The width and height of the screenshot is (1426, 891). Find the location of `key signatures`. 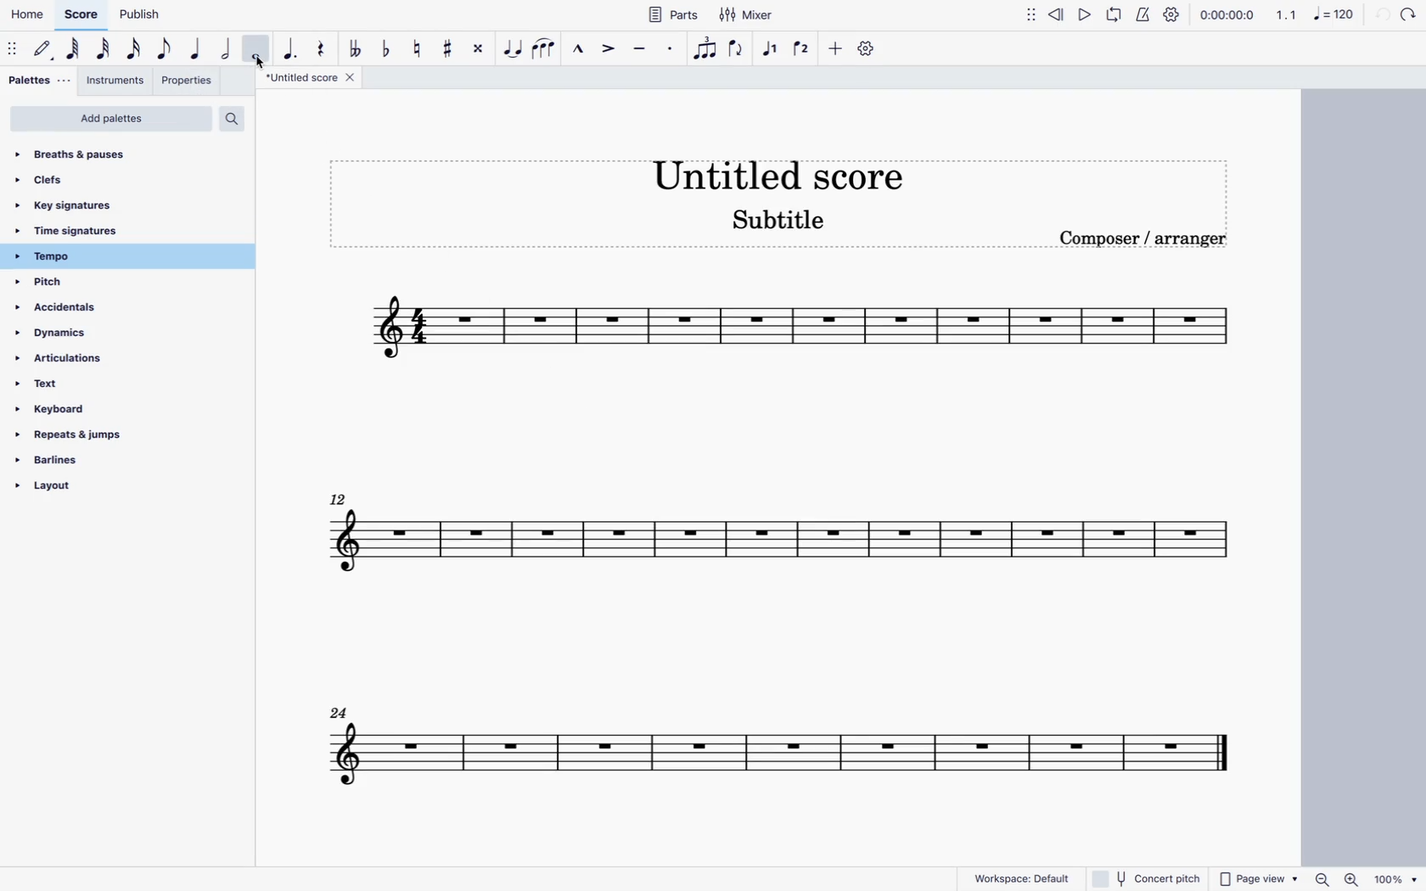

key signatures is located at coordinates (112, 207).